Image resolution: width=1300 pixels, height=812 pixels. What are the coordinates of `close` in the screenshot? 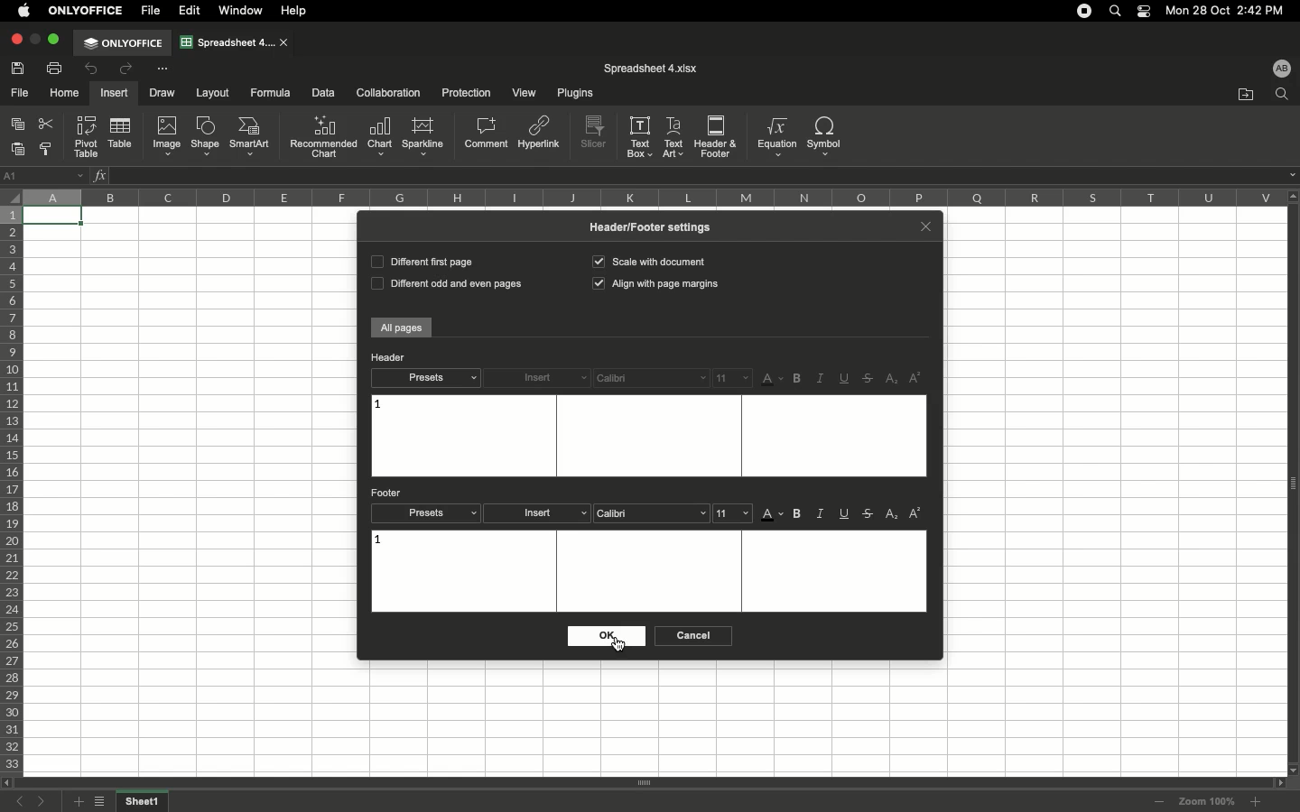 It's located at (285, 43).